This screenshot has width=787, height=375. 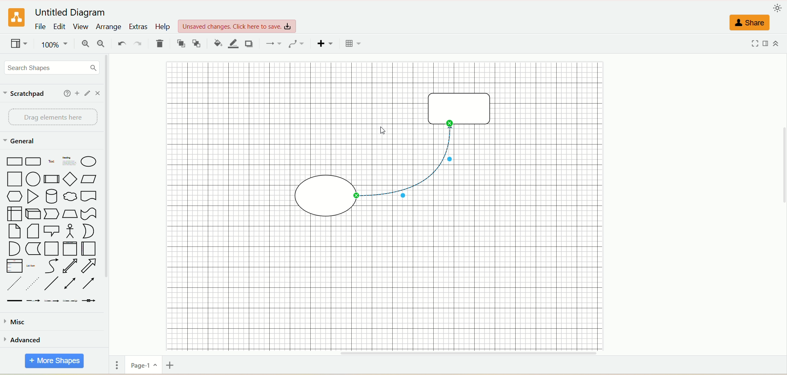 What do you see at coordinates (19, 45) in the screenshot?
I see `view` at bounding box center [19, 45].